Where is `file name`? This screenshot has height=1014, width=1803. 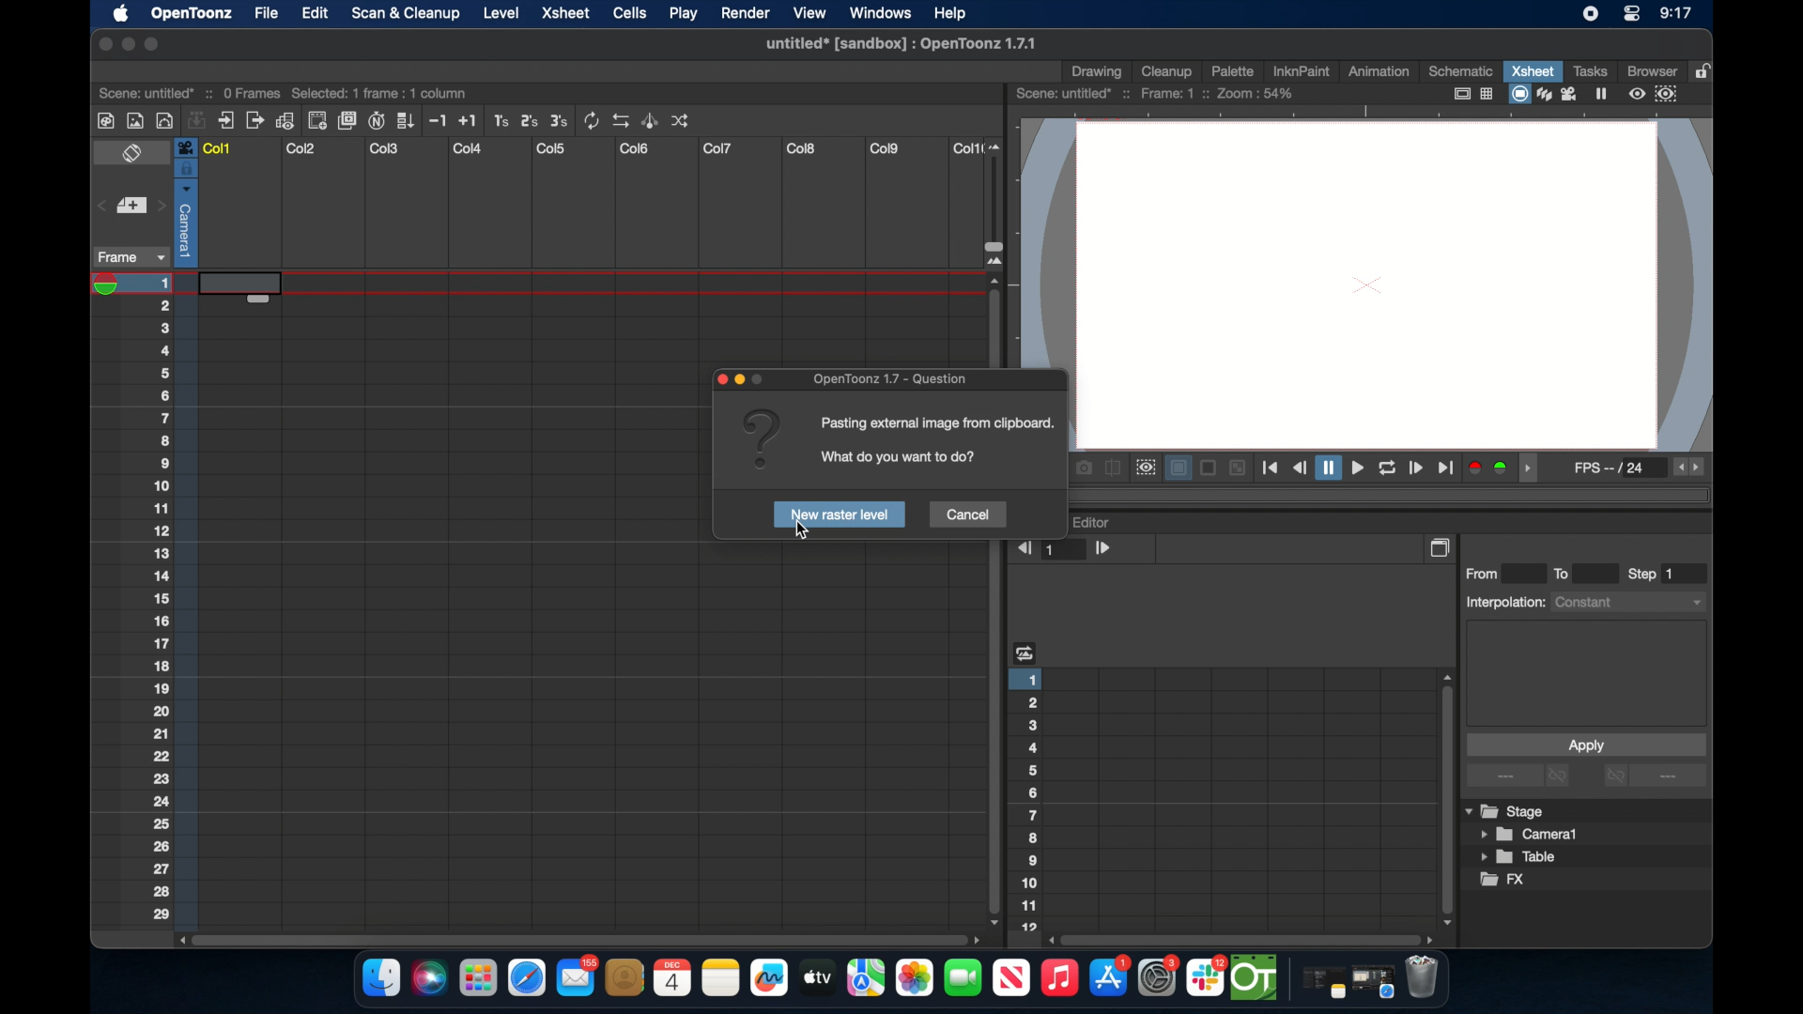
file name is located at coordinates (897, 44).